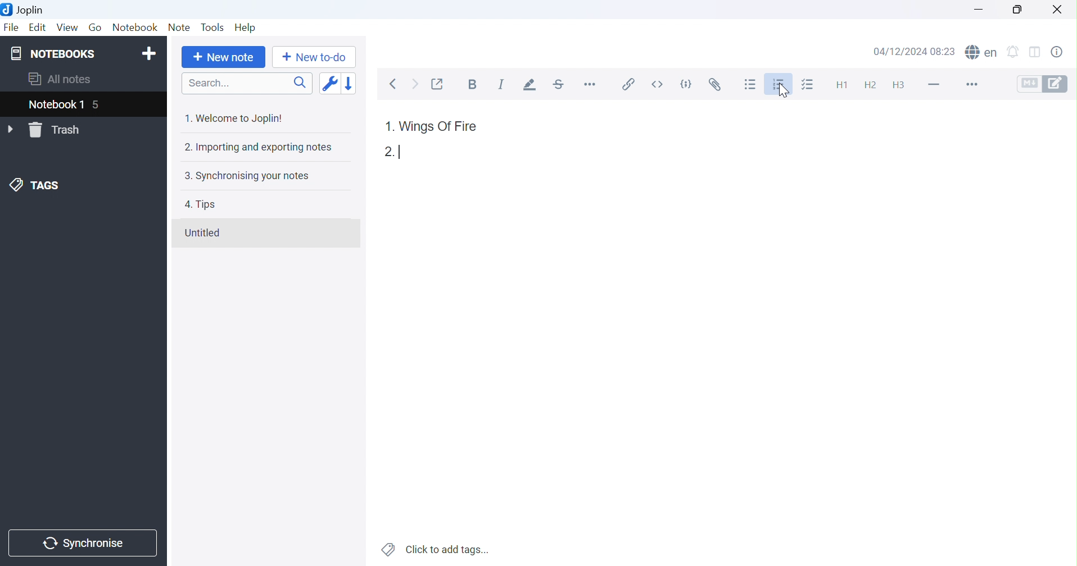 The image size is (1077, 566). I want to click on Forward, so click(415, 84).